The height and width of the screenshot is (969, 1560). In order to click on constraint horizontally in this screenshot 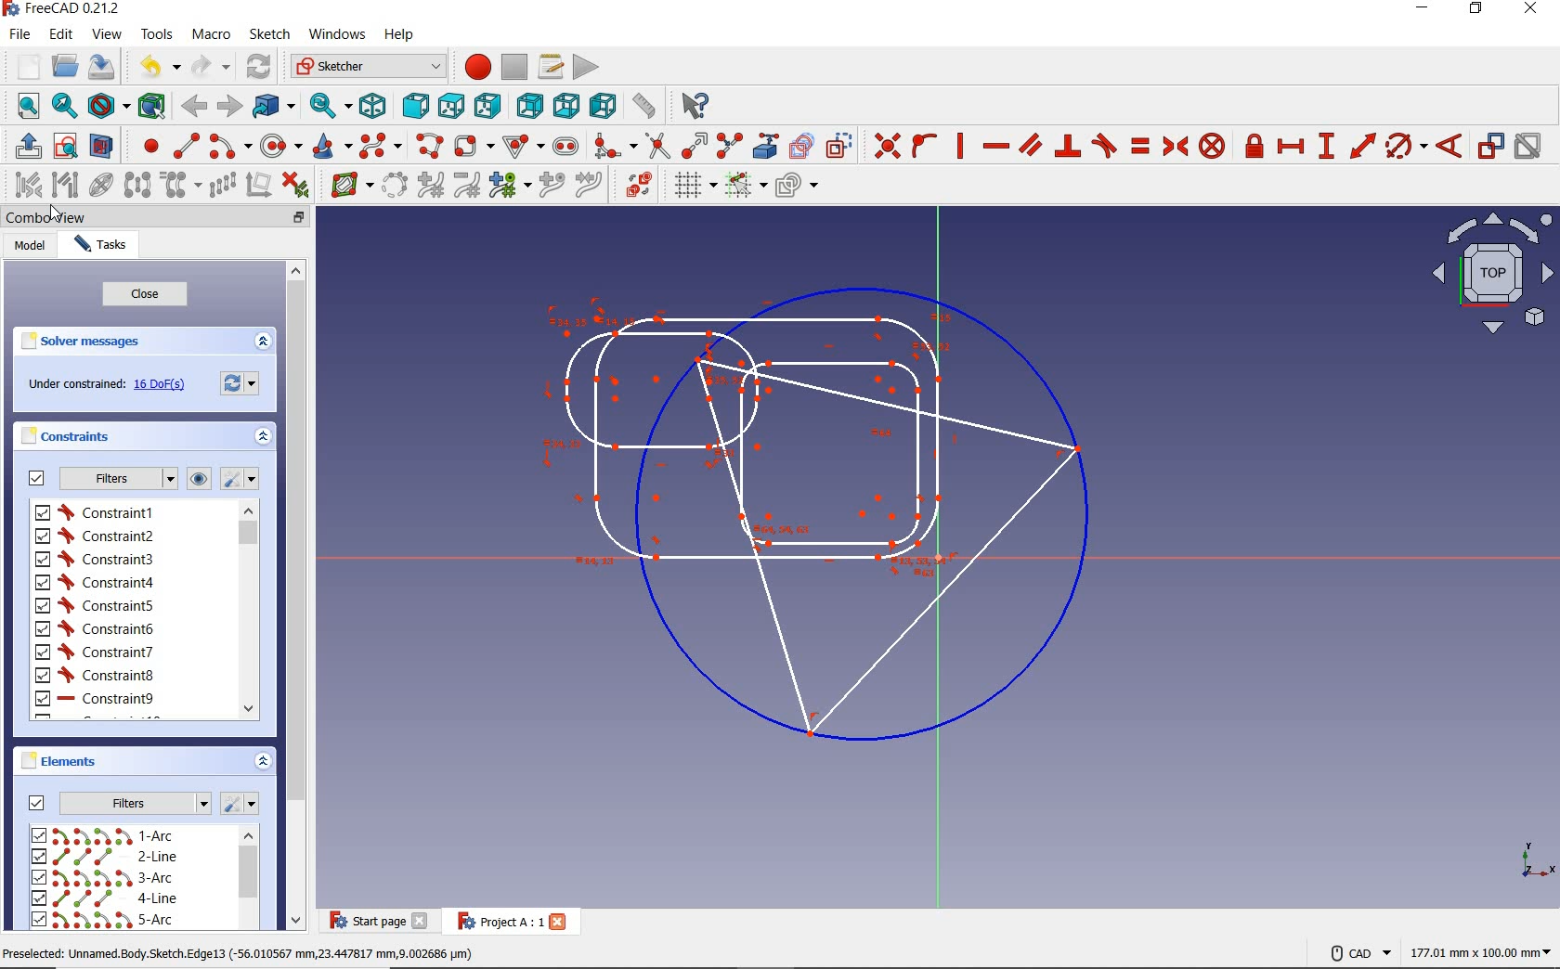, I will do `click(994, 148)`.